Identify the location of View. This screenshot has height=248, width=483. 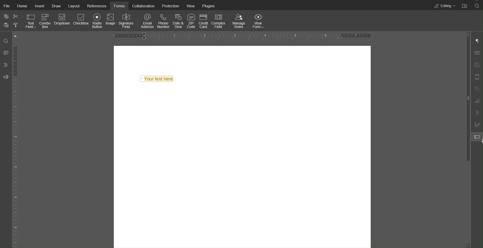
(191, 6).